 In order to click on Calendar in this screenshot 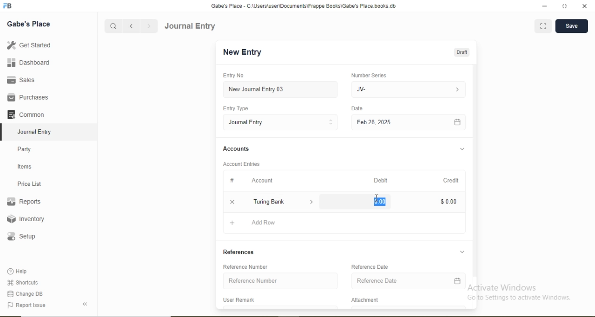, I will do `click(457, 123)`.